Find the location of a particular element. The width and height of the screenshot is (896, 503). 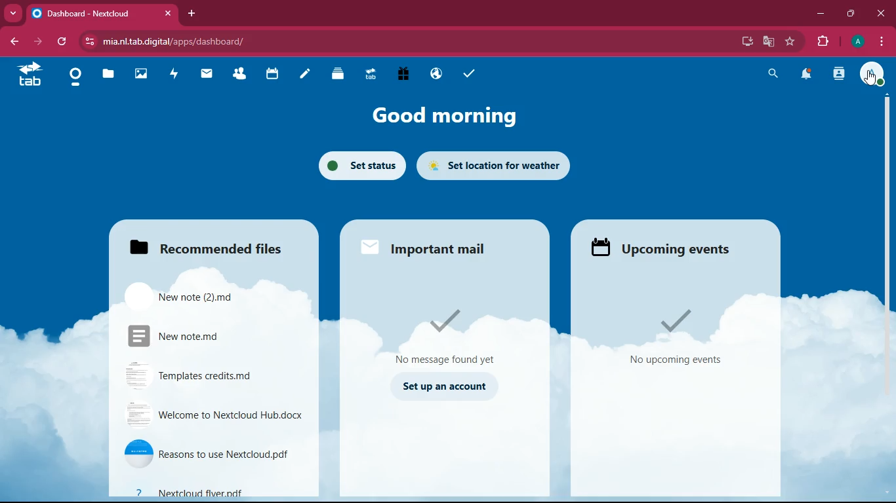

view site information is located at coordinates (91, 42).